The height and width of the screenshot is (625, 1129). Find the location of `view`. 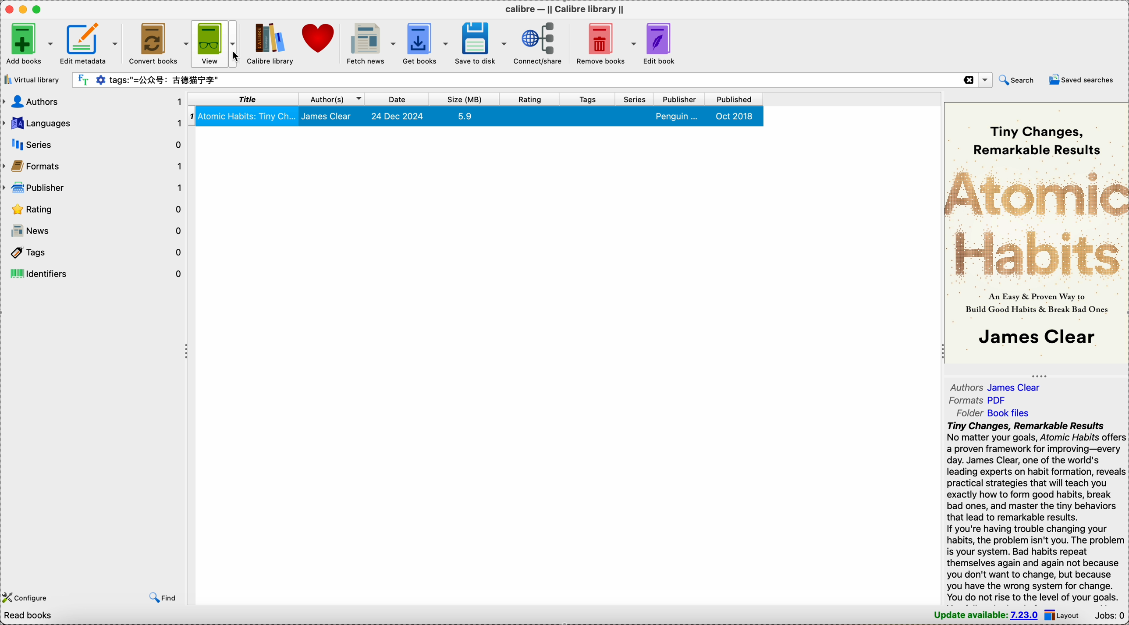

view is located at coordinates (211, 43).